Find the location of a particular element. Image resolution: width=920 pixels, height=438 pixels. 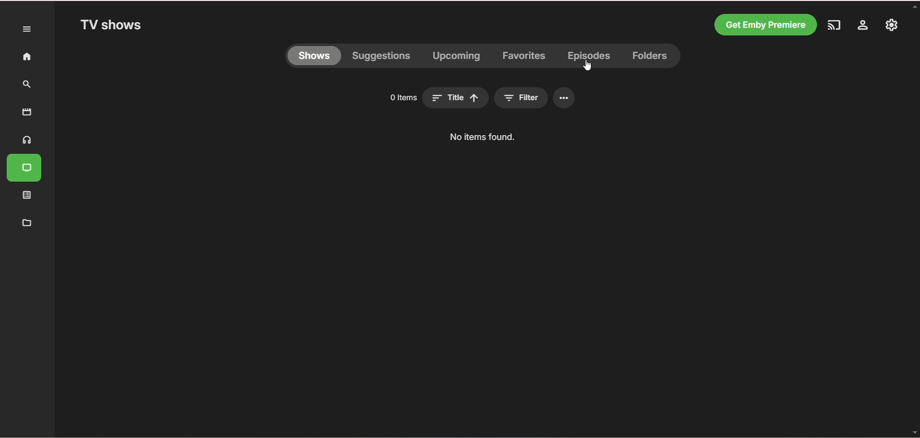

TV shows is located at coordinates (114, 26).